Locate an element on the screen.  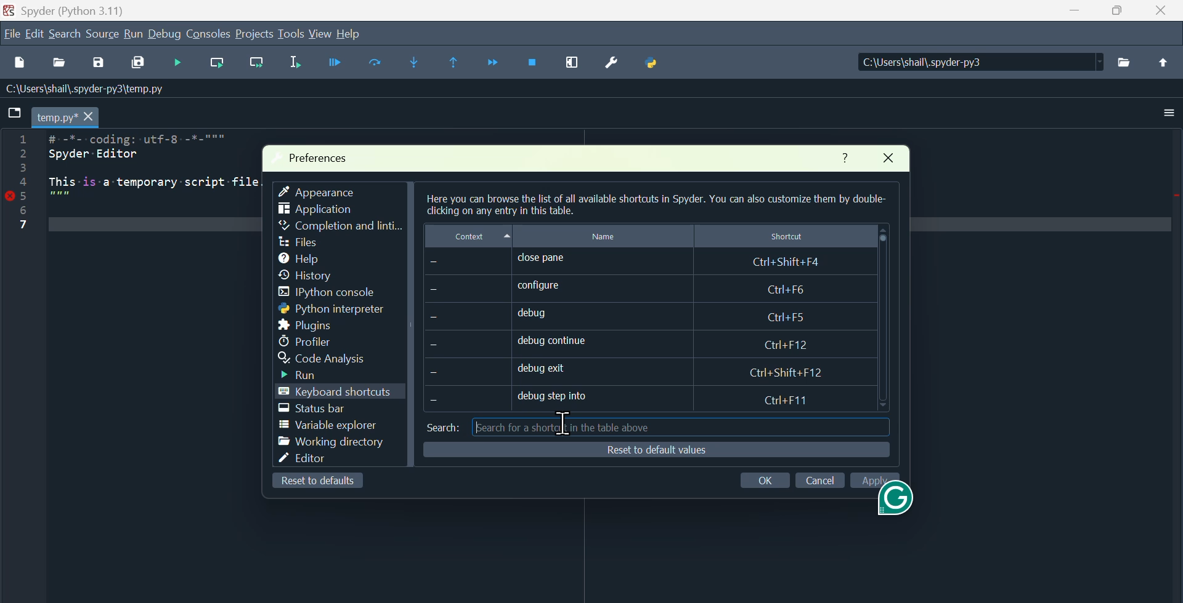
Plugins is located at coordinates (306, 325).